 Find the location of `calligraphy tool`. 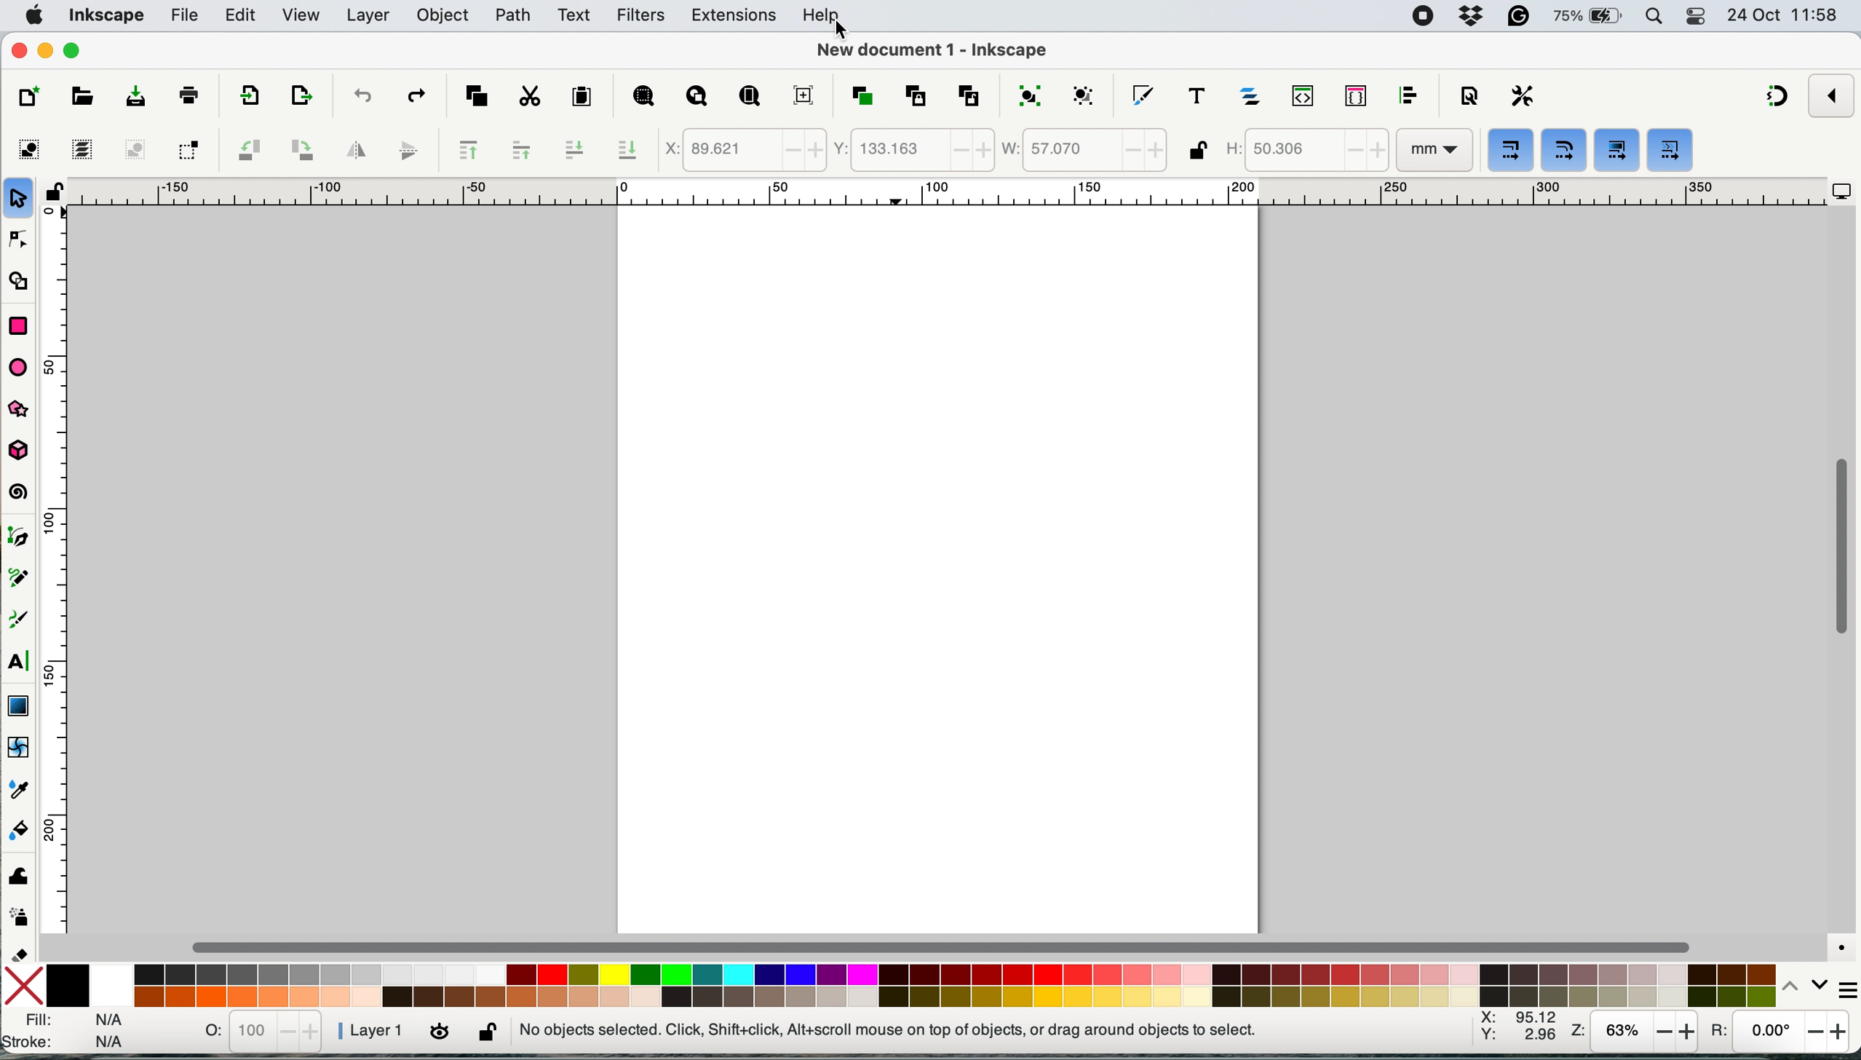

calligraphy tool is located at coordinates (19, 619).